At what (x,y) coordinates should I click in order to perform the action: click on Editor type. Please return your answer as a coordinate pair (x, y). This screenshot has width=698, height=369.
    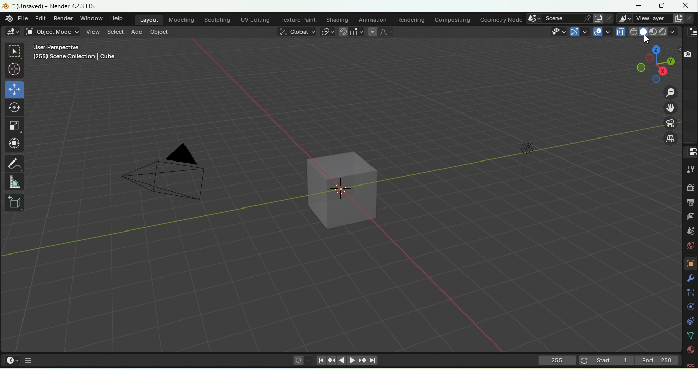
    Looking at the image, I should click on (691, 32).